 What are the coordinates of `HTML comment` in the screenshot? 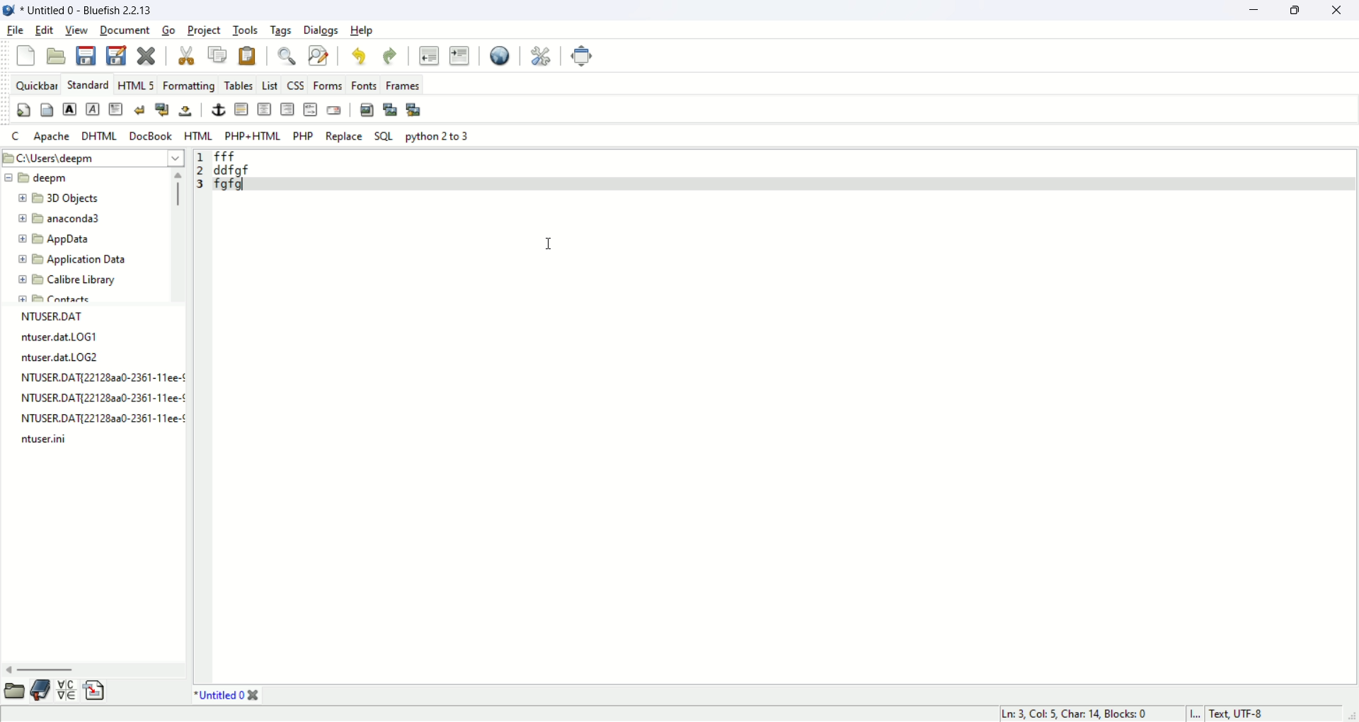 It's located at (306, 110).